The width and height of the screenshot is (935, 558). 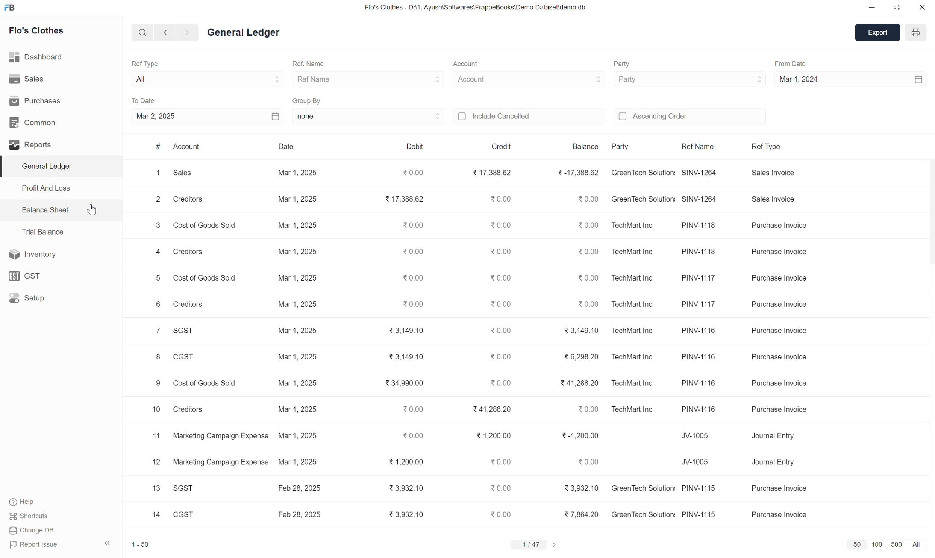 I want to click on 50, so click(x=858, y=544).